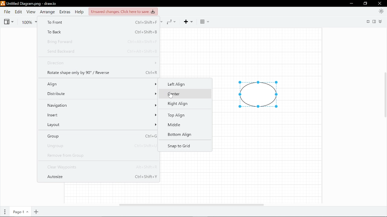  Describe the element at coordinates (382, 11) in the screenshot. I see `Appearance` at that location.